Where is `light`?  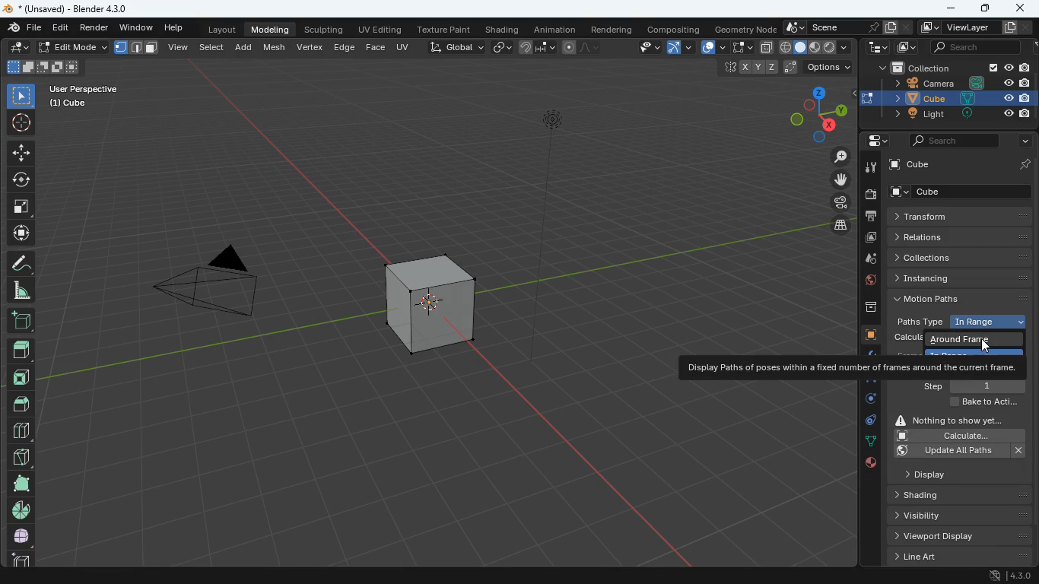 light is located at coordinates (958, 114).